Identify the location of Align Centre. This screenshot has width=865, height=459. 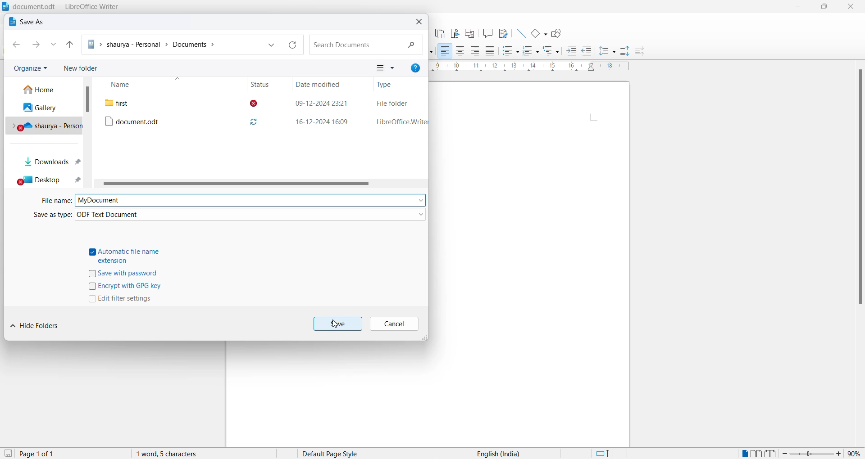
(460, 51).